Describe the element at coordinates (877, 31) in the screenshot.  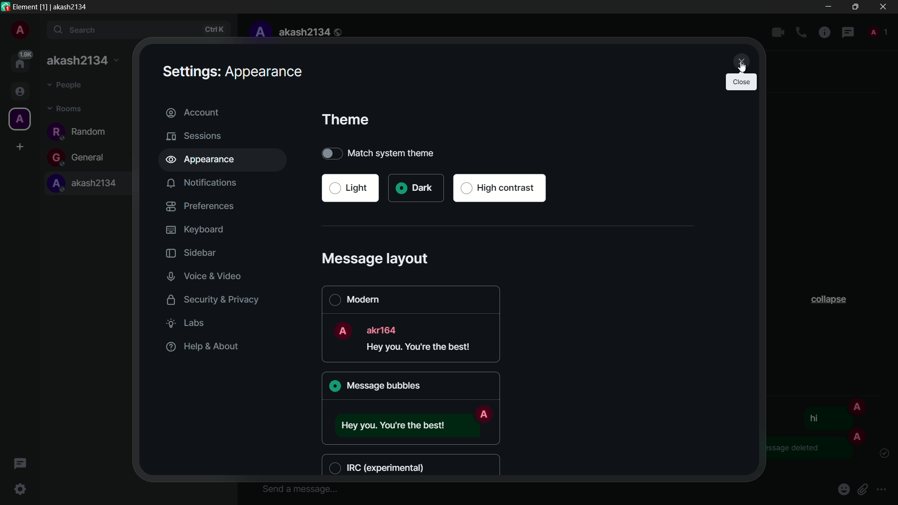
I see `people` at that location.